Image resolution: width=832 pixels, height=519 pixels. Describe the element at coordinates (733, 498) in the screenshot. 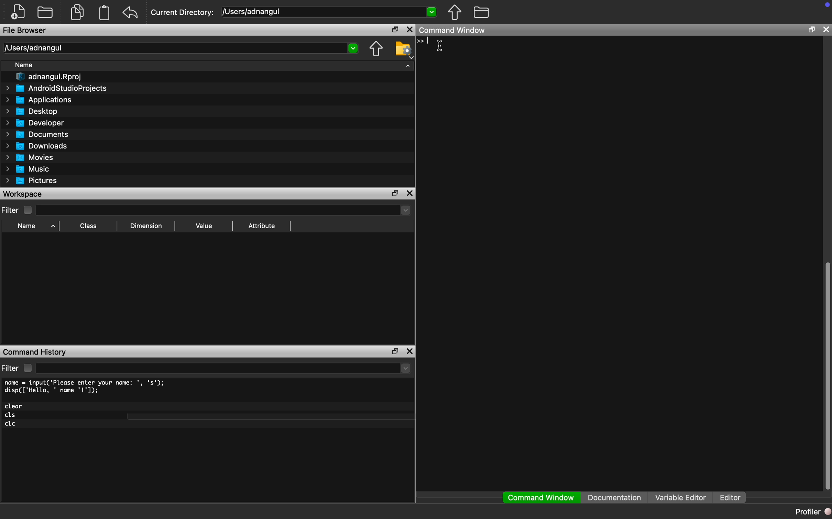

I see `Editor` at that location.